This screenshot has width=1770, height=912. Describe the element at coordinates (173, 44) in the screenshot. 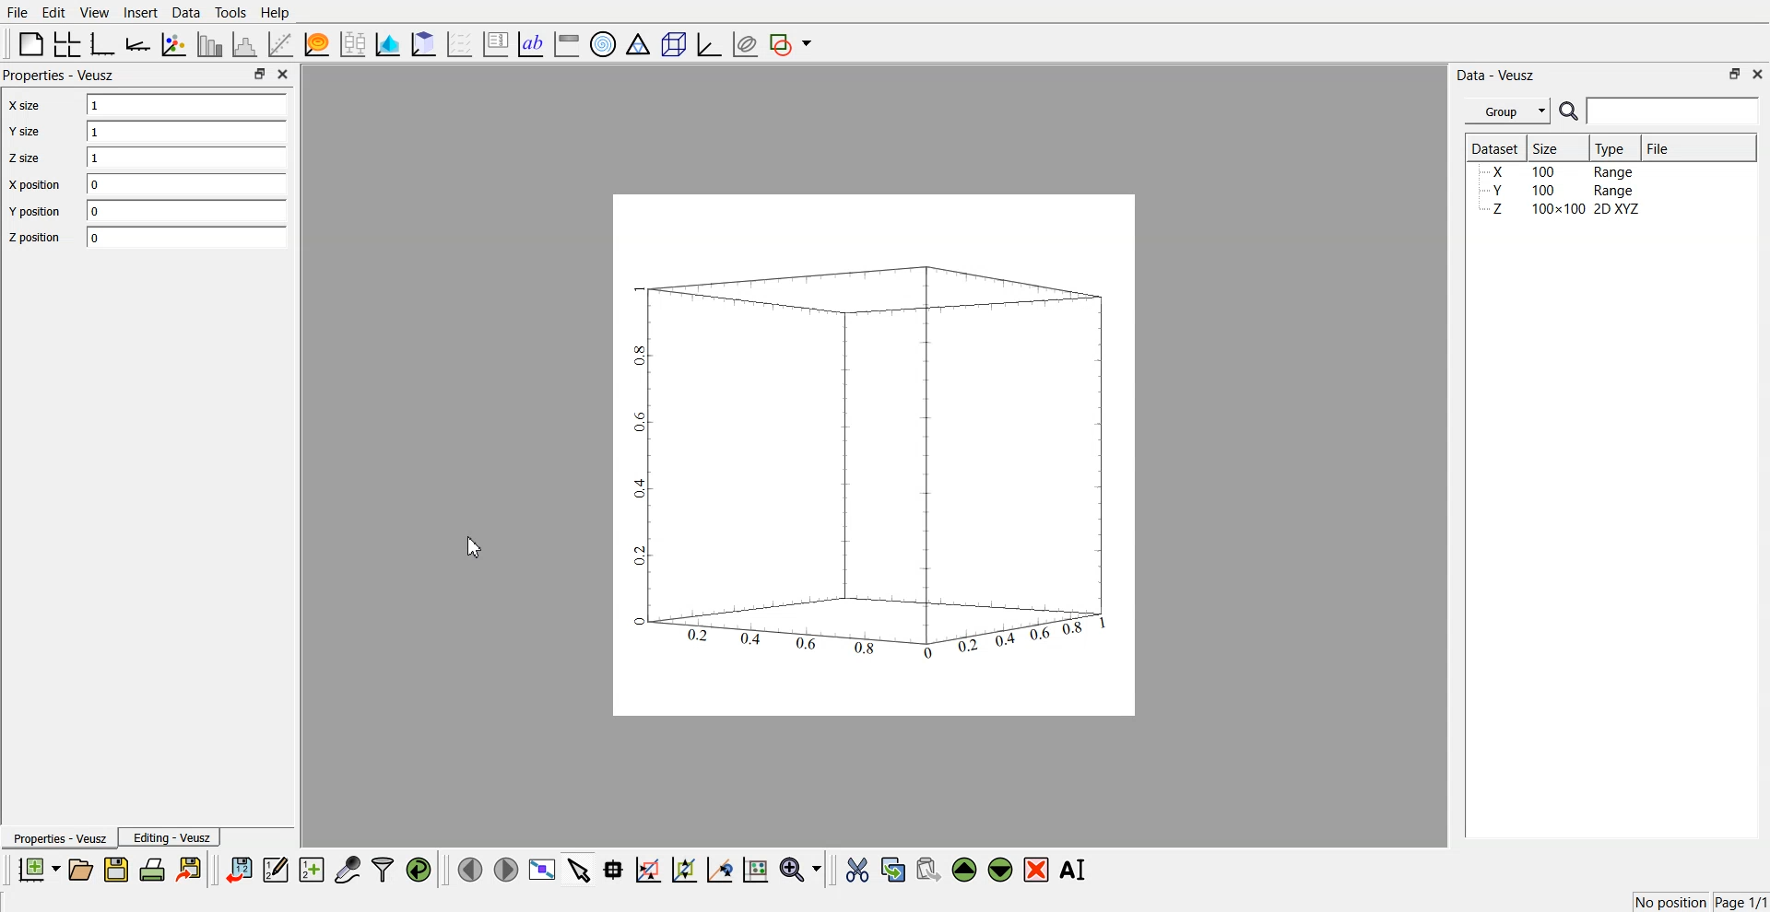

I see `Plot points with lines` at that location.